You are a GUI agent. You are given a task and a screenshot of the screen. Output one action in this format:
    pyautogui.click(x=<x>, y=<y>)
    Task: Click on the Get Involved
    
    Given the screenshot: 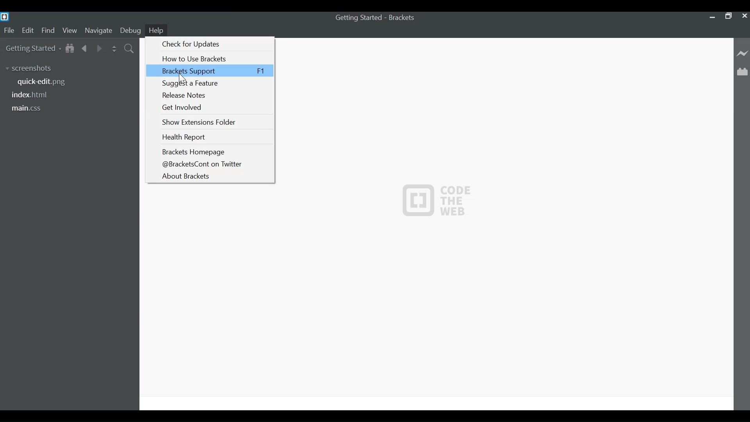 What is the action you would take?
    pyautogui.click(x=214, y=107)
    